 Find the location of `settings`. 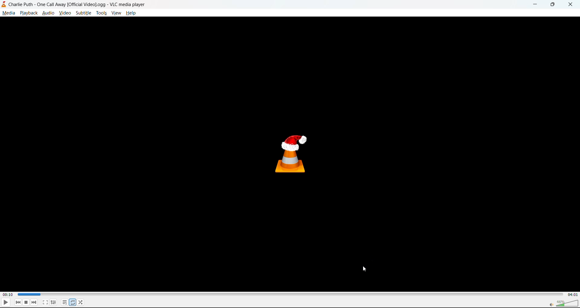

settings is located at coordinates (54, 302).